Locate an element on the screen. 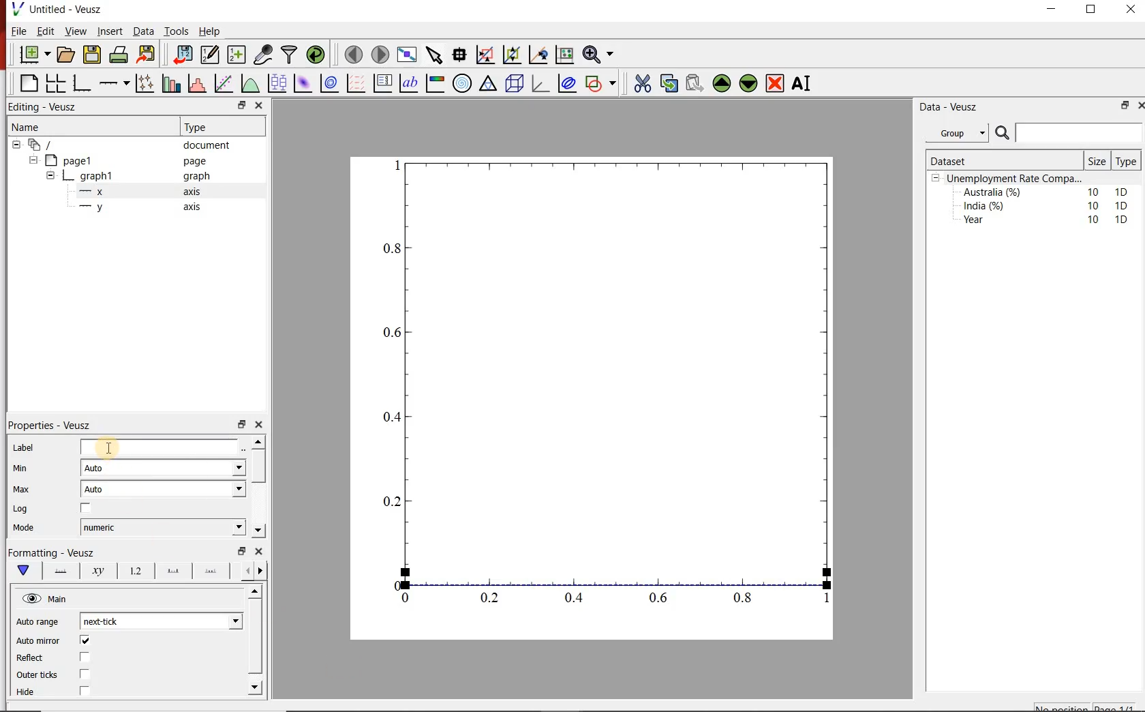 The image size is (1145, 712). Outer ticks is located at coordinates (37, 675).